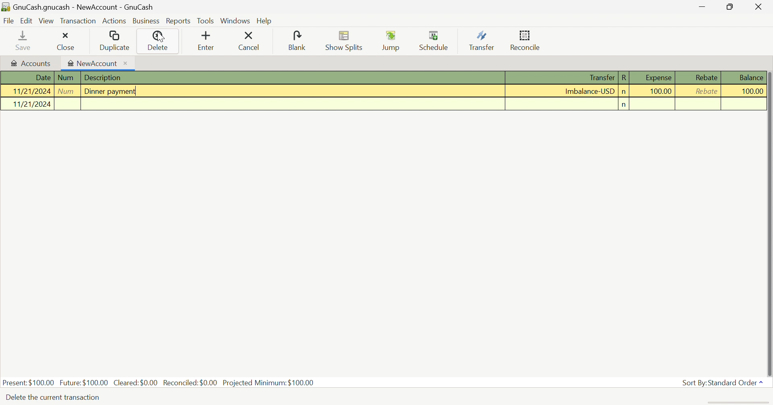  What do you see at coordinates (527, 40) in the screenshot?
I see `Reconcile` at bounding box center [527, 40].